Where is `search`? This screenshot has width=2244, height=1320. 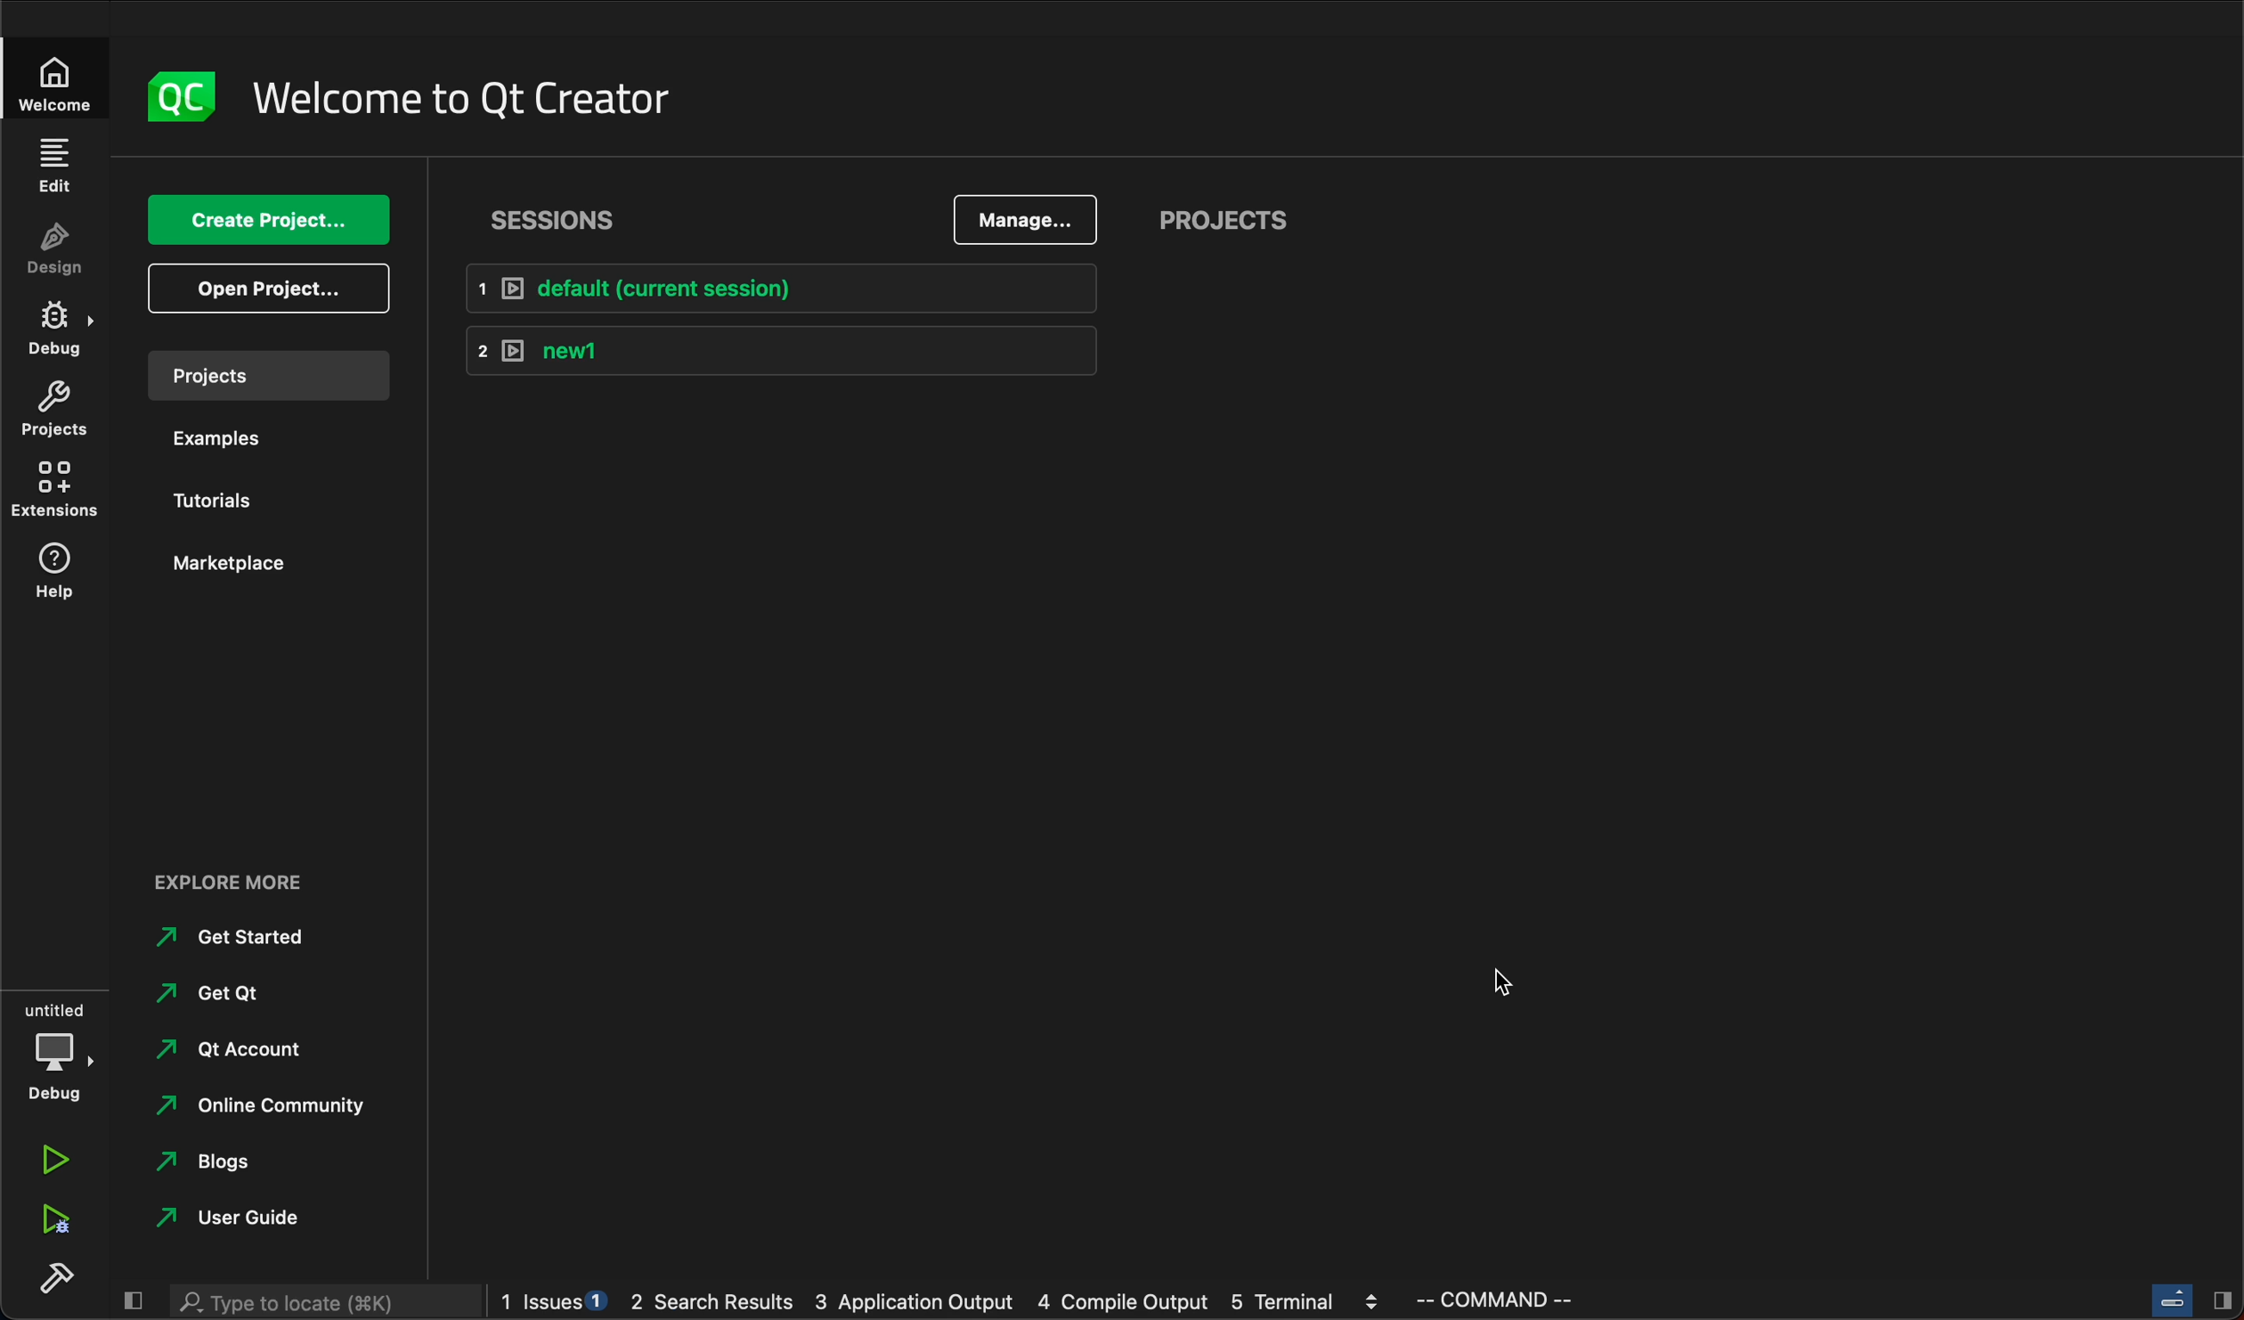
search is located at coordinates (328, 1302).